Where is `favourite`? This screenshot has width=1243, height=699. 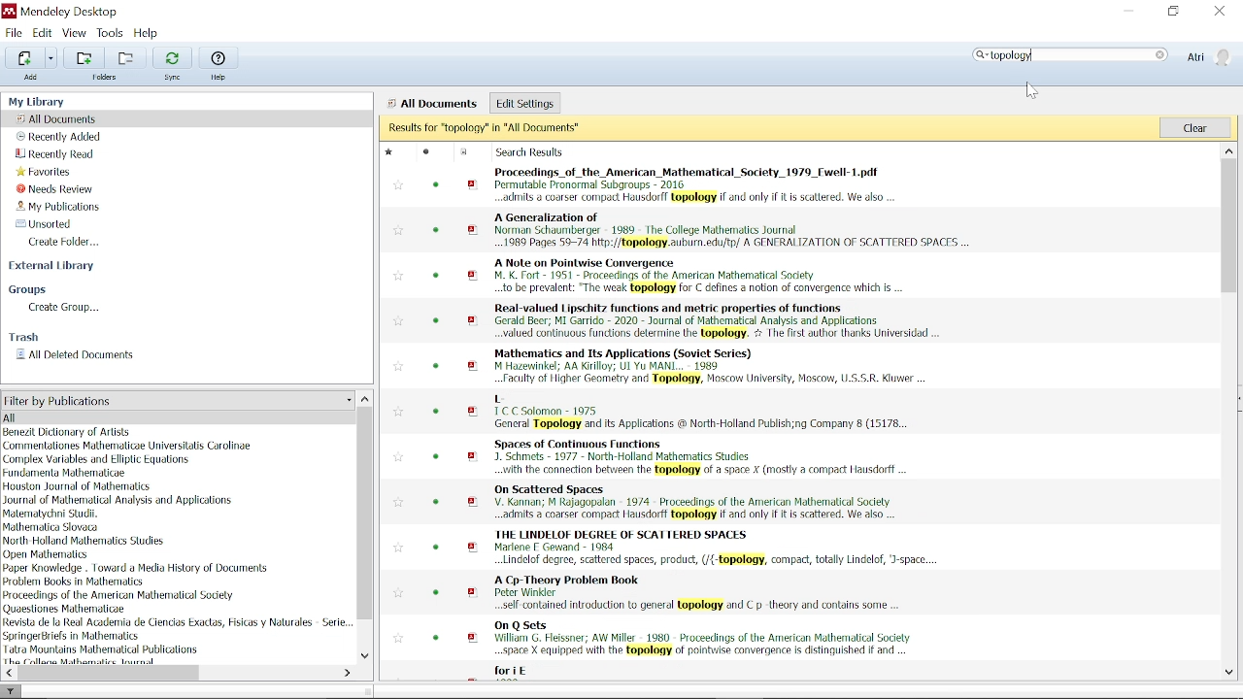
favourite is located at coordinates (398, 639).